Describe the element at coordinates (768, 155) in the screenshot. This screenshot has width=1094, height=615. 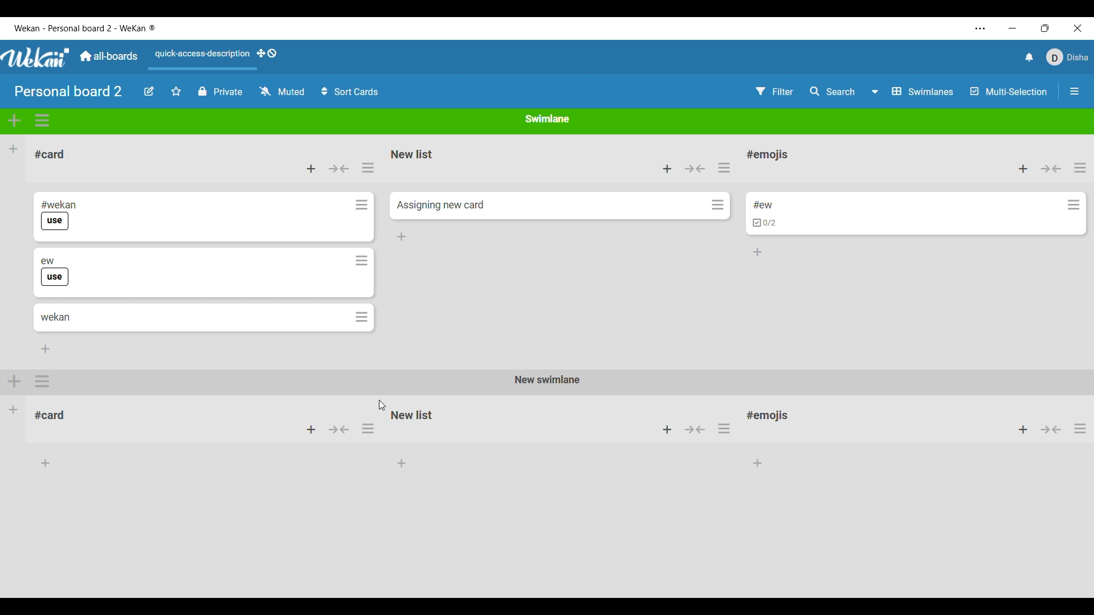
I see `List name` at that location.